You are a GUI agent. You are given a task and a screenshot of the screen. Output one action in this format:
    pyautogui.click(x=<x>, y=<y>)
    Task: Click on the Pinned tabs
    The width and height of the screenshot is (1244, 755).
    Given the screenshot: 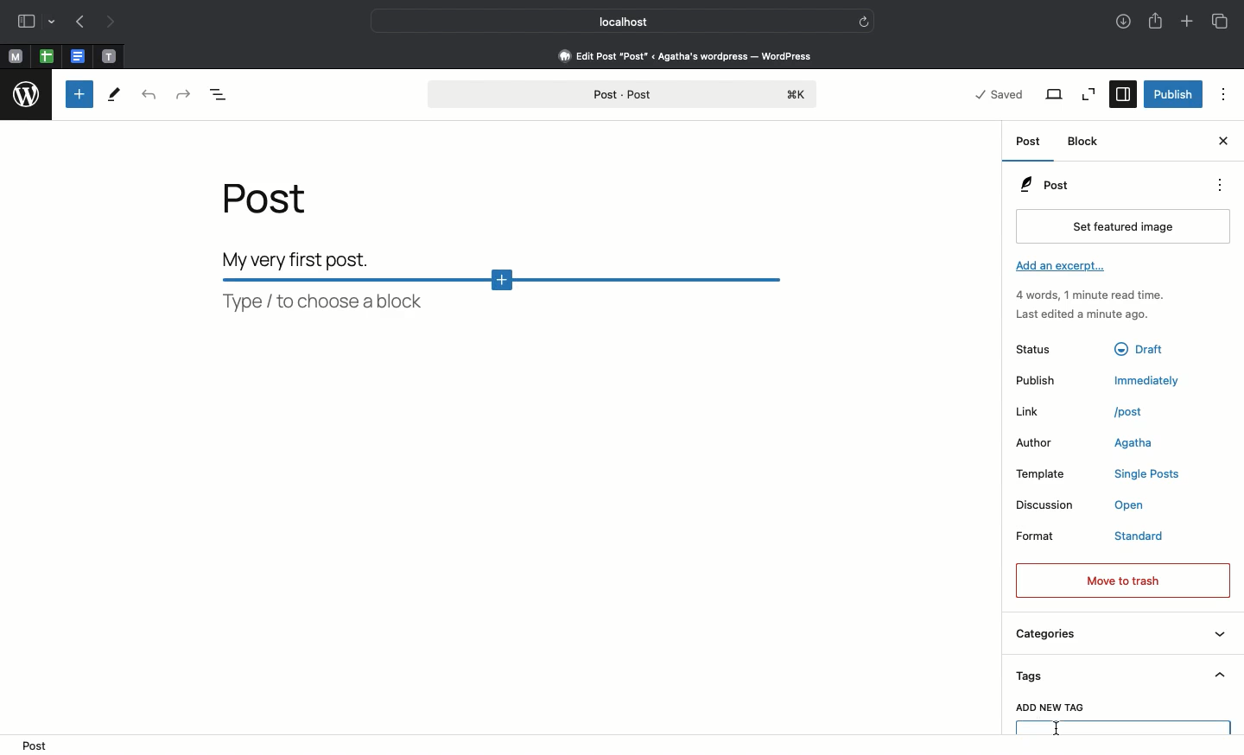 What is the action you would take?
    pyautogui.click(x=111, y=55)
    